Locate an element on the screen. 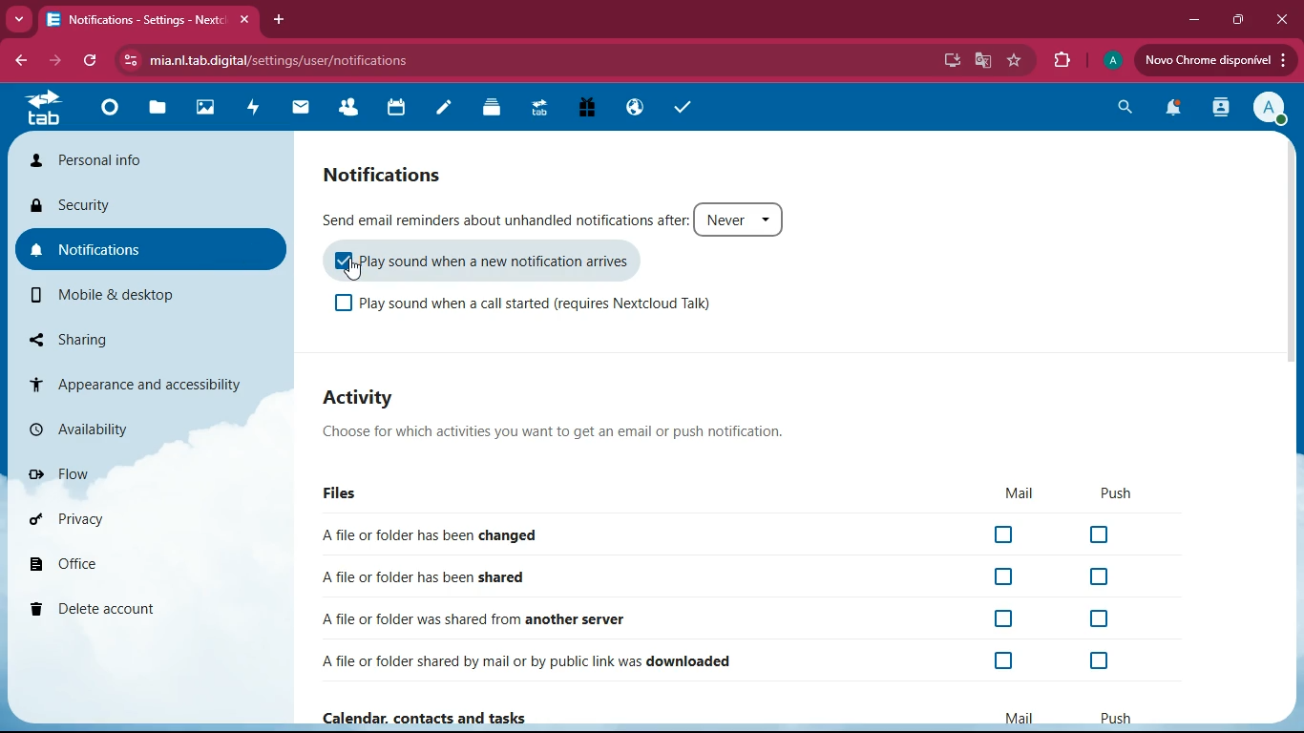  office is located at coordinates (111, 564).